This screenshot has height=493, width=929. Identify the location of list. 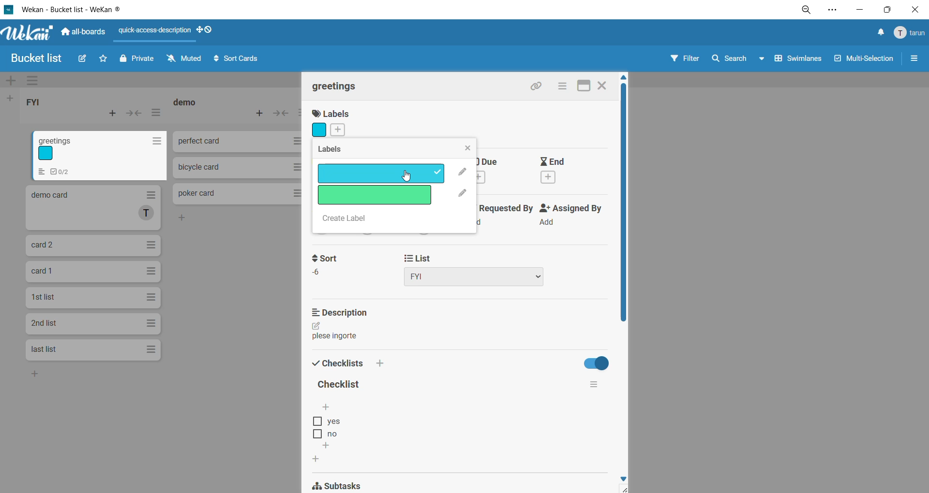
(479, 270).